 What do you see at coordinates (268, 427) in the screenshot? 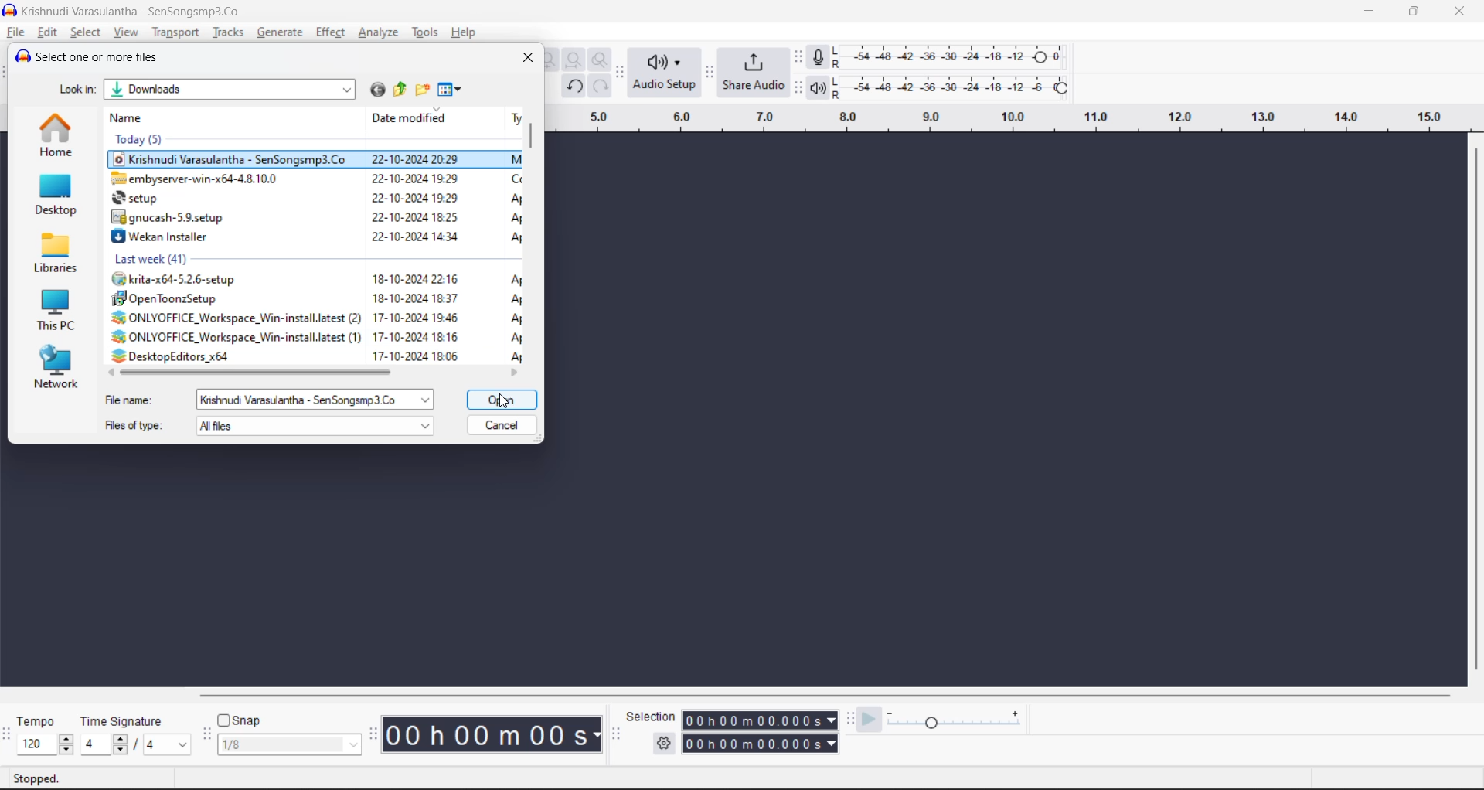
I see `file type` at bounding box center [268, 427].